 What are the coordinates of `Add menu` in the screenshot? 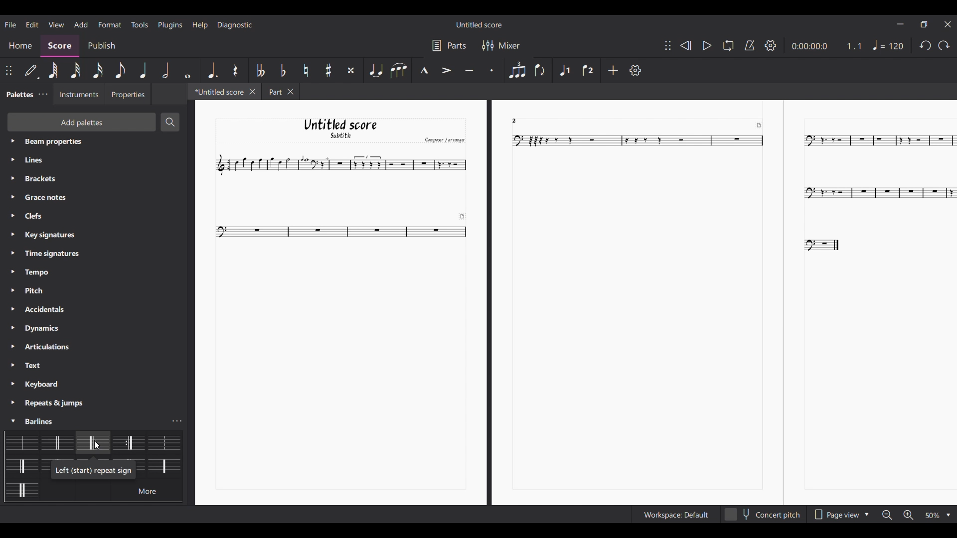 It's located at (81, 24).